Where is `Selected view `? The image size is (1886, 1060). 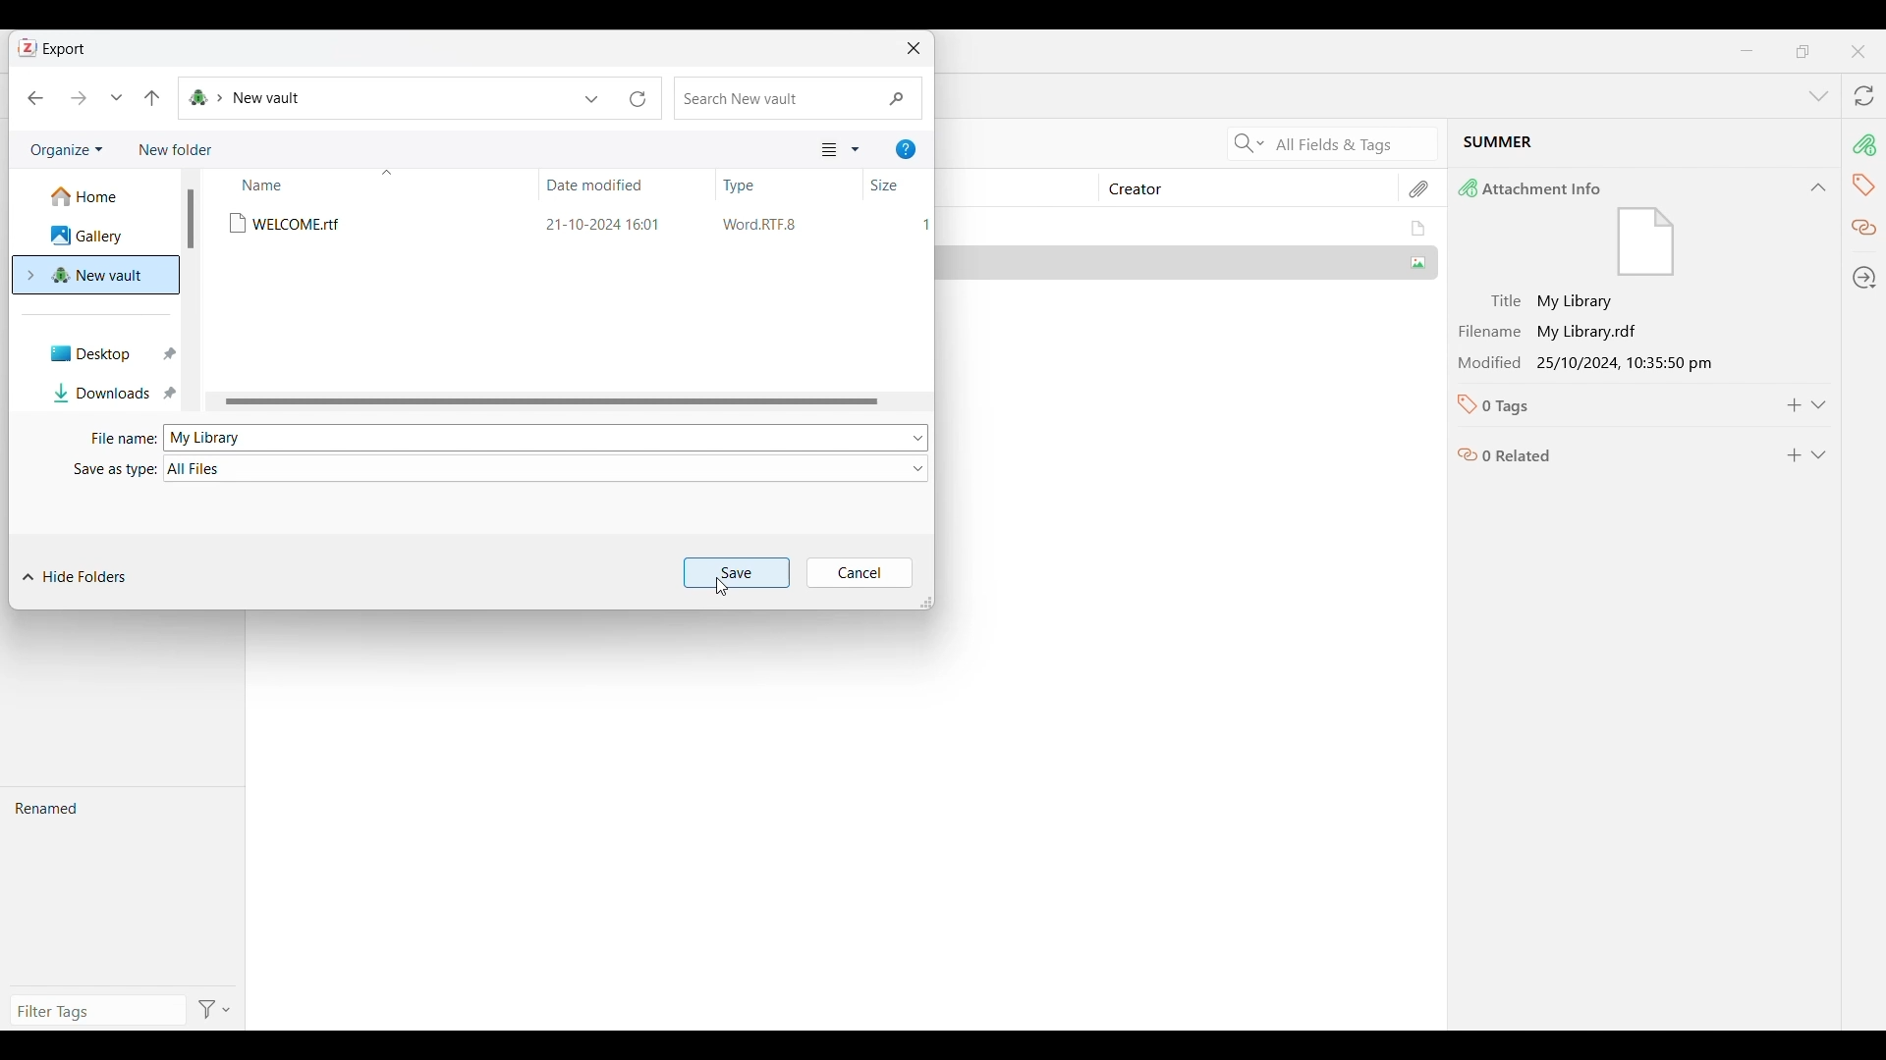
Selected view  is located at coordinates (829, 149).